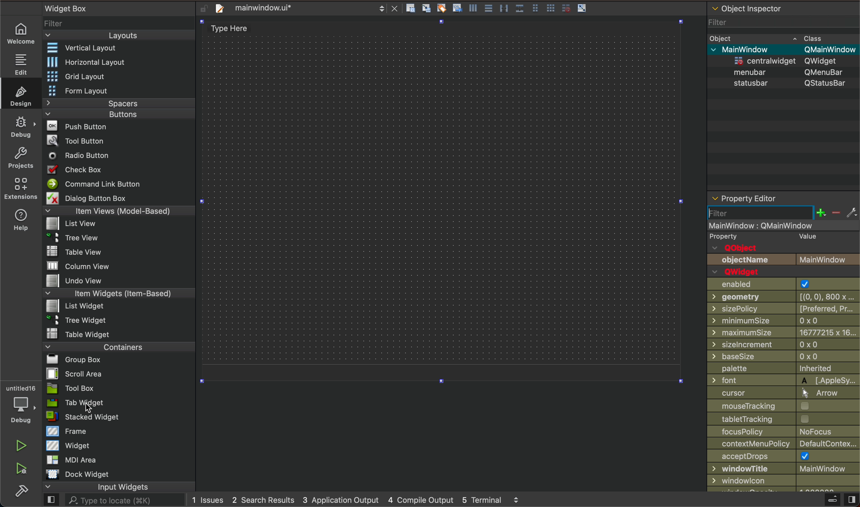 The height and width of the screenshot is (507, 860). Describe the element at coordinates (782, 242) in the screenshot. I see `qobject` at that location.